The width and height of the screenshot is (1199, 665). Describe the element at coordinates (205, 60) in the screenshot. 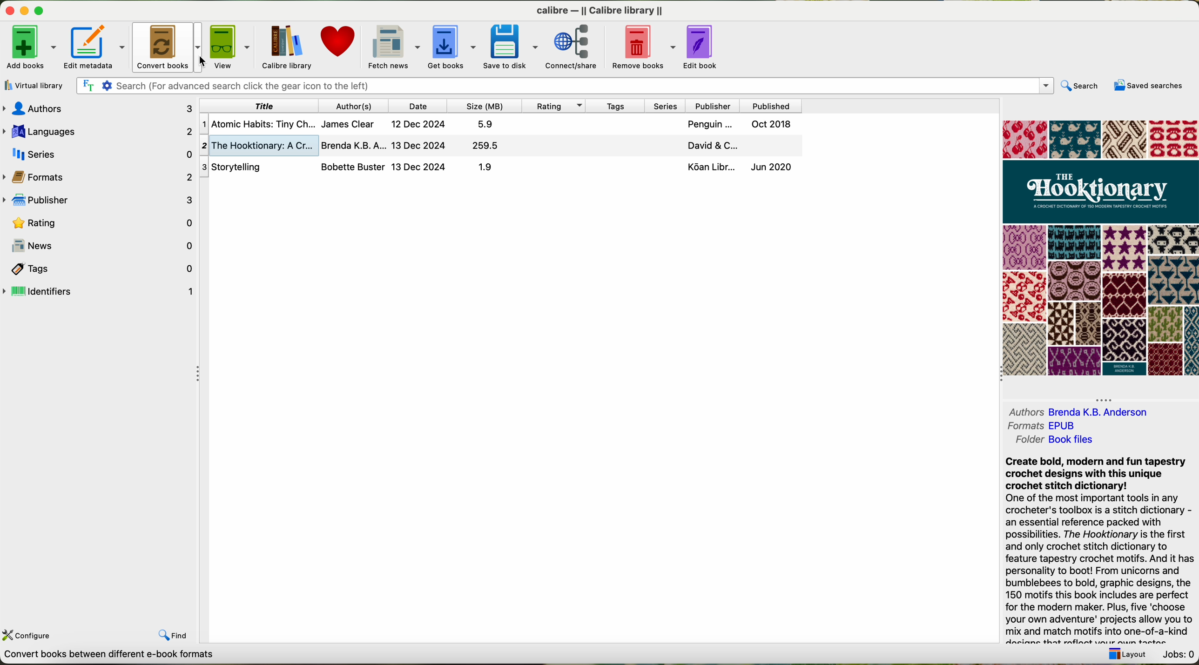

I see `Cursor` at that location.